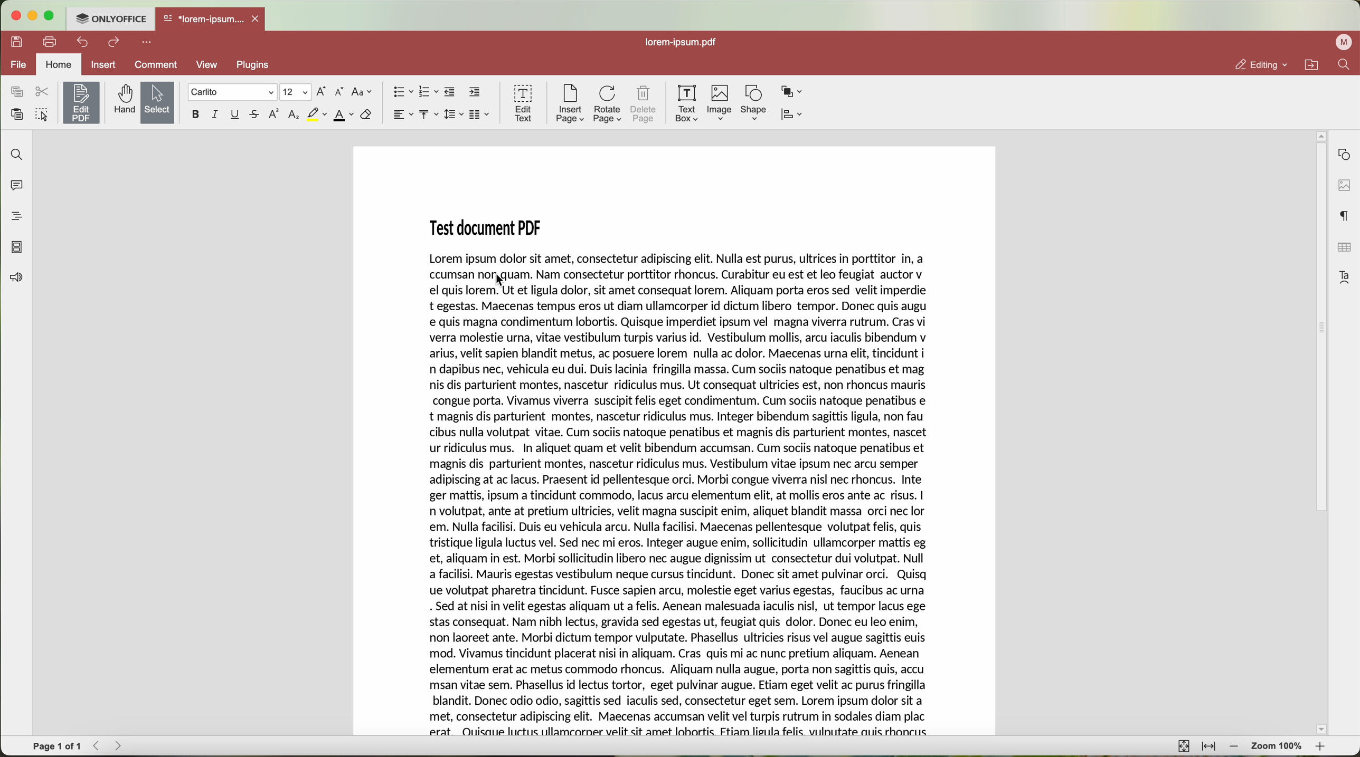 This screenshot has height=757, width=1360. I want to click on Select, so click(157, 102).